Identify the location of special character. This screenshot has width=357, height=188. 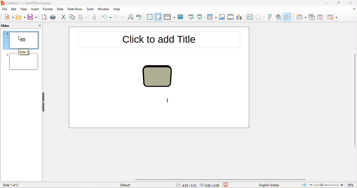
(260, 17).